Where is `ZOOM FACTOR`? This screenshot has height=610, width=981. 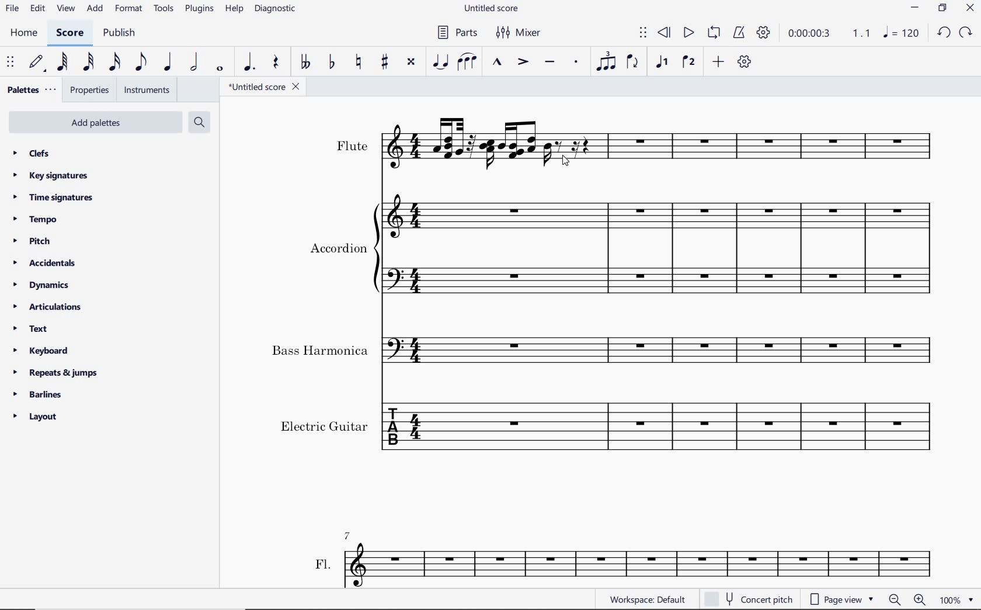 ZOOM FACTOR is located at coordinates (956, 600).